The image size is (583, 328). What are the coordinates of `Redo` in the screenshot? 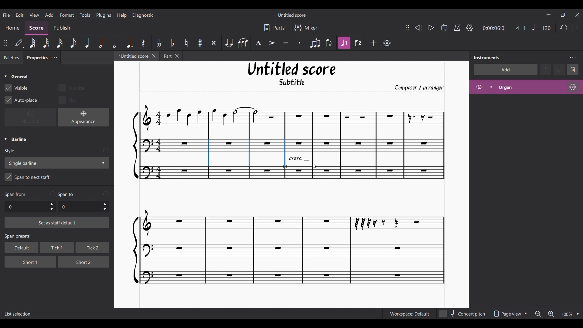 It's located at (575, 28).